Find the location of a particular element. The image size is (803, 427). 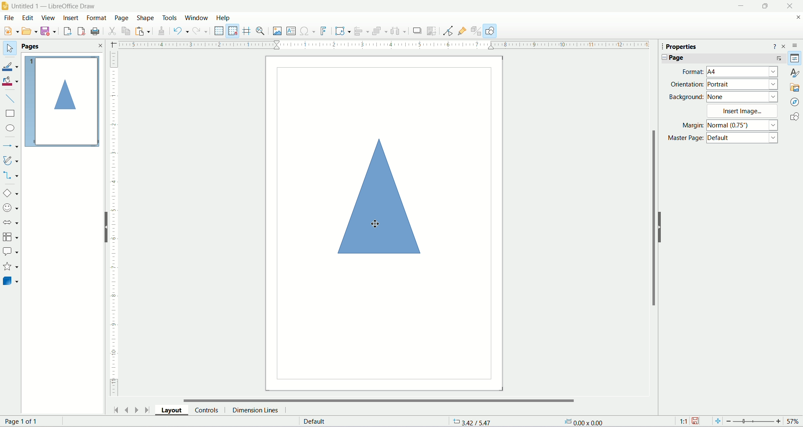

Insert image is located at coordinates (277, 30).